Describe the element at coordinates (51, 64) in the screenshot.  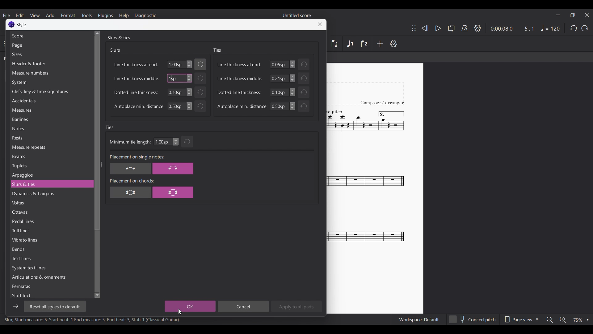
I see `Header & footer` at that location.